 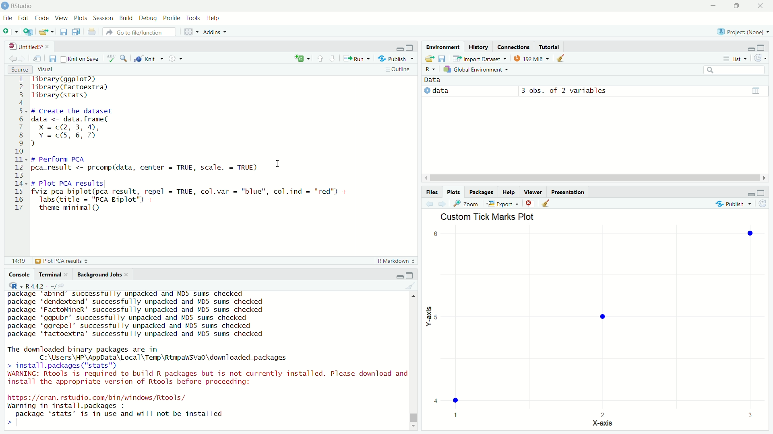 What do you see at coordinates (81, 59) in the screenshot?
I see `source on save` at bounding box center [81, 59].